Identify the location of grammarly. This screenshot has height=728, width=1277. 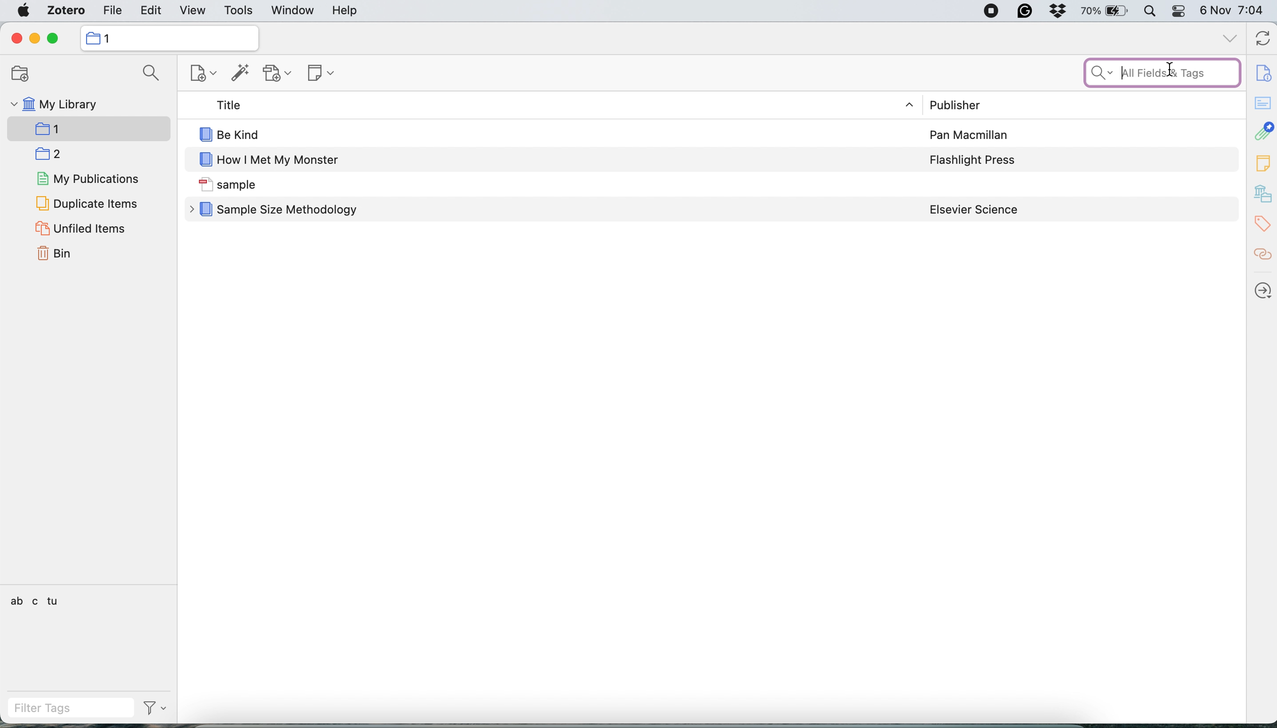
(1025, 11).